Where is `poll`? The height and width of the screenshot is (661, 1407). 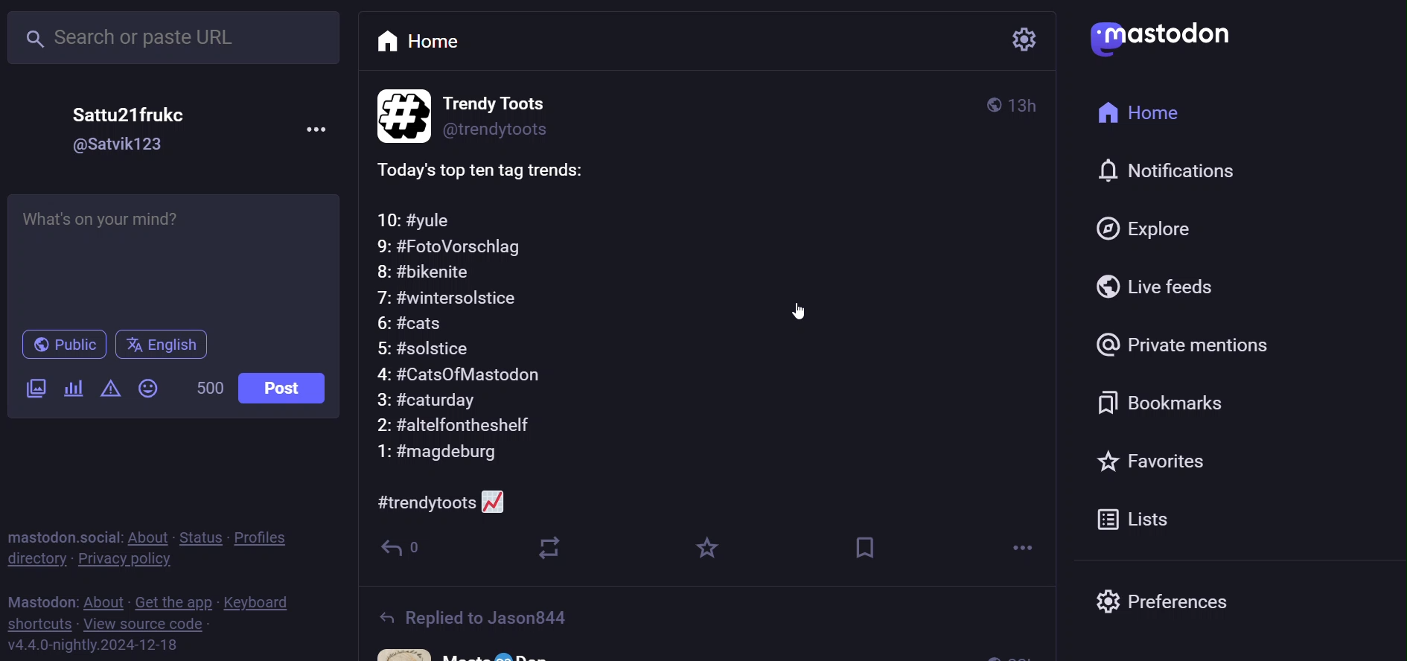 poll is located at coordinates (73, 386).